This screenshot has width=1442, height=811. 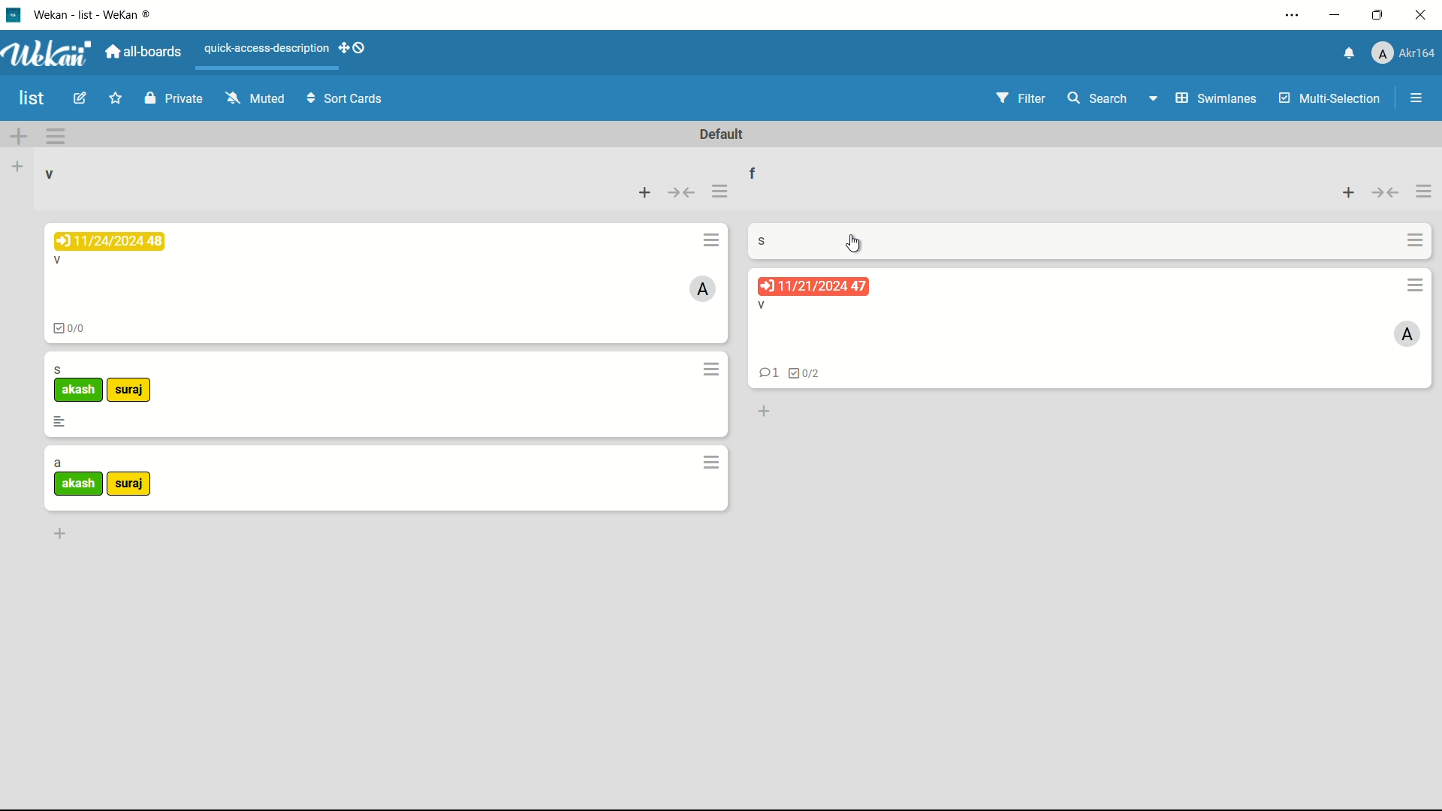 What do you see at coordinates (19, 137) in the screenshot?
I see `add swimlane` at bounding box center [19, 137].